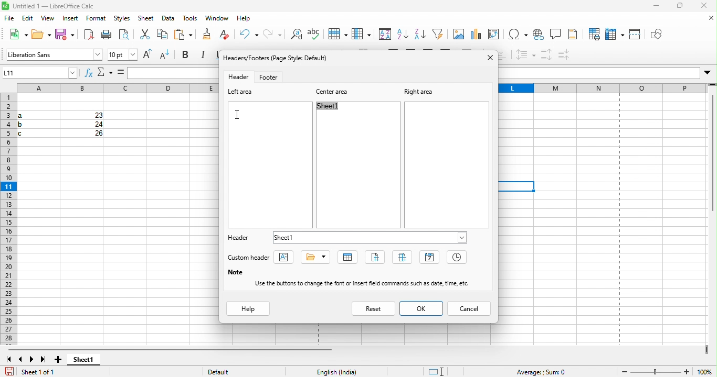 The height and width of the screenshot is (377, 717). What do you see at coordinates (470, 309) in the screenshot?
I see `cancel` at bounding box center [470, 309].